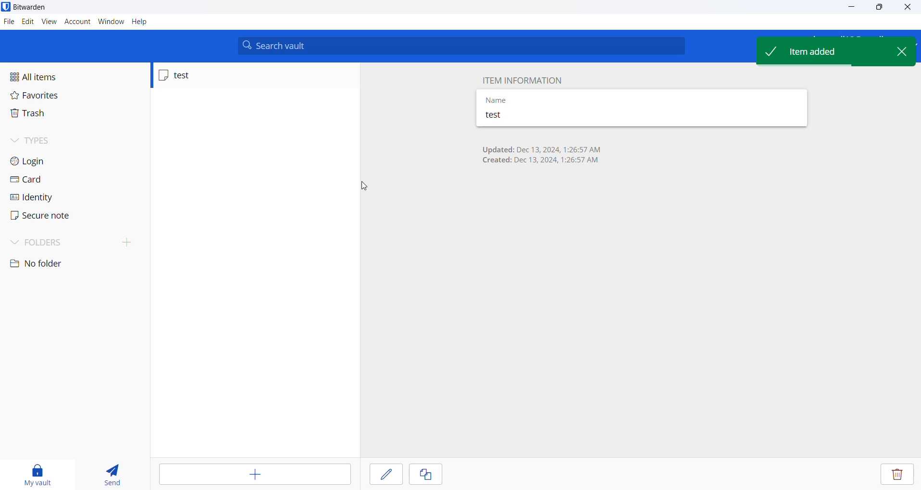 The width and height of the screenshot is (921, 490). What do you see at coordinates (8, 22) in the screenshot?
I see `file` at bounding box center [8, 22].